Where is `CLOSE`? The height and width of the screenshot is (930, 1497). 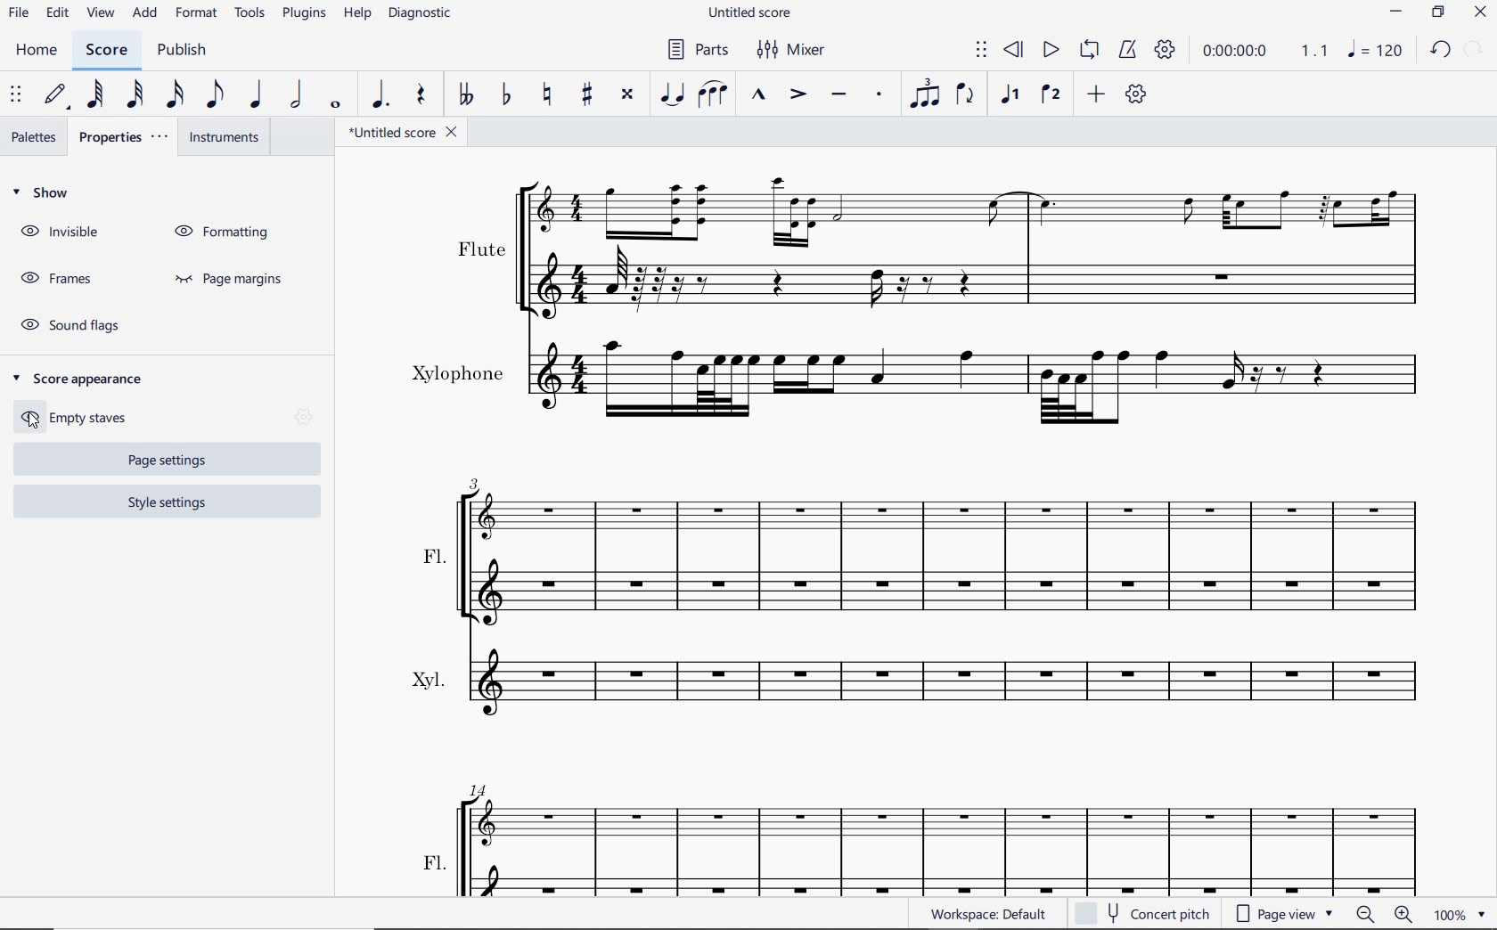
CLOSE is located at coordinates (1479, 13).